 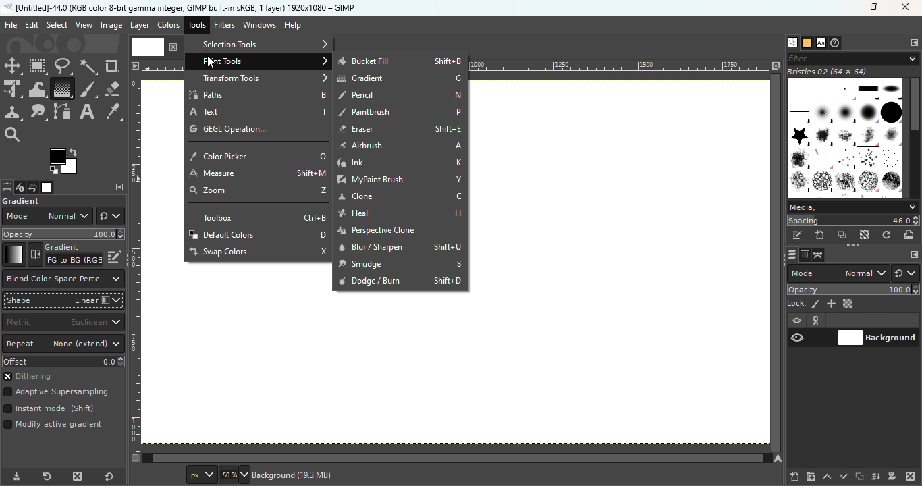 I want to click on Filters, so click(x=225, y=25).